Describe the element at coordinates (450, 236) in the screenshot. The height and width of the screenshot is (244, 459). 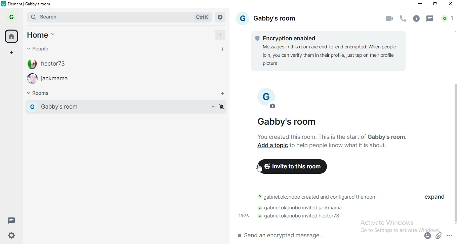
I see `options` at that location.